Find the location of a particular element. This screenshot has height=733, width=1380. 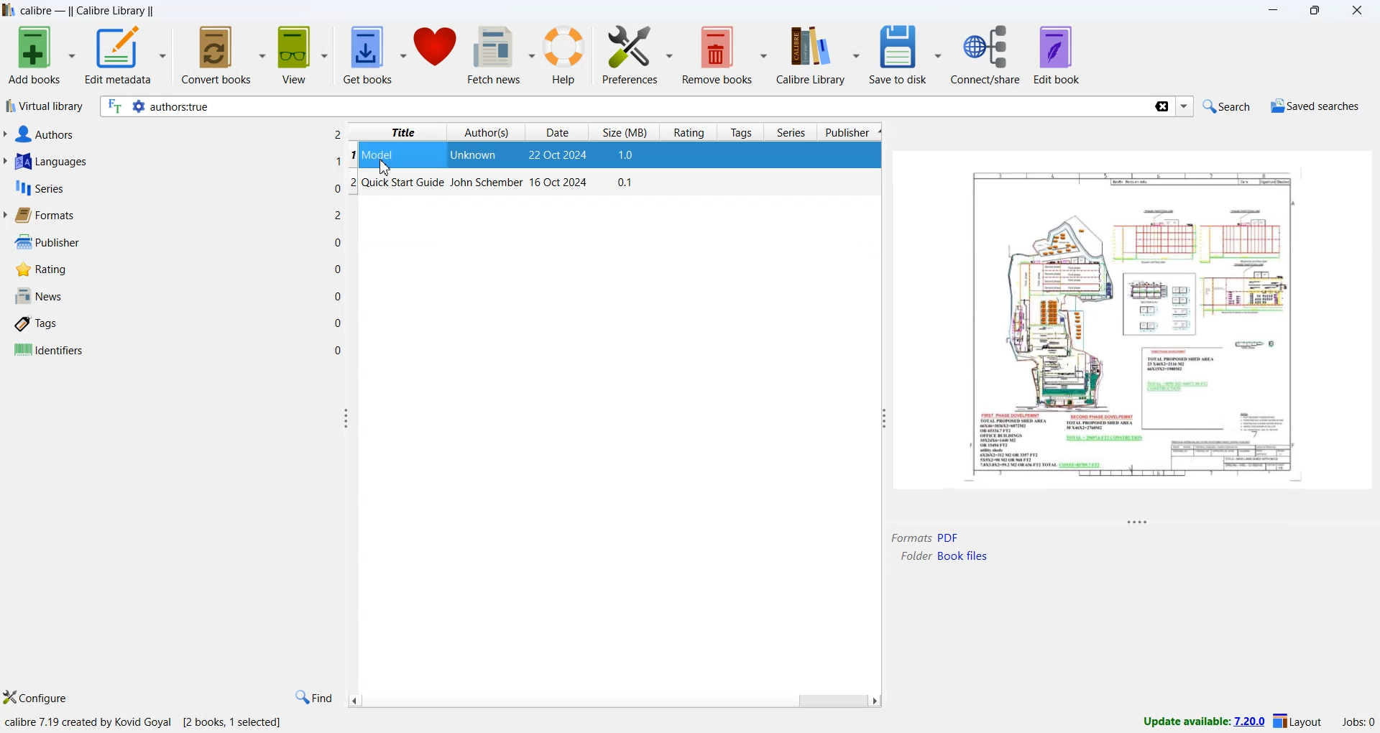

0 is located at coordinates (339, 296).